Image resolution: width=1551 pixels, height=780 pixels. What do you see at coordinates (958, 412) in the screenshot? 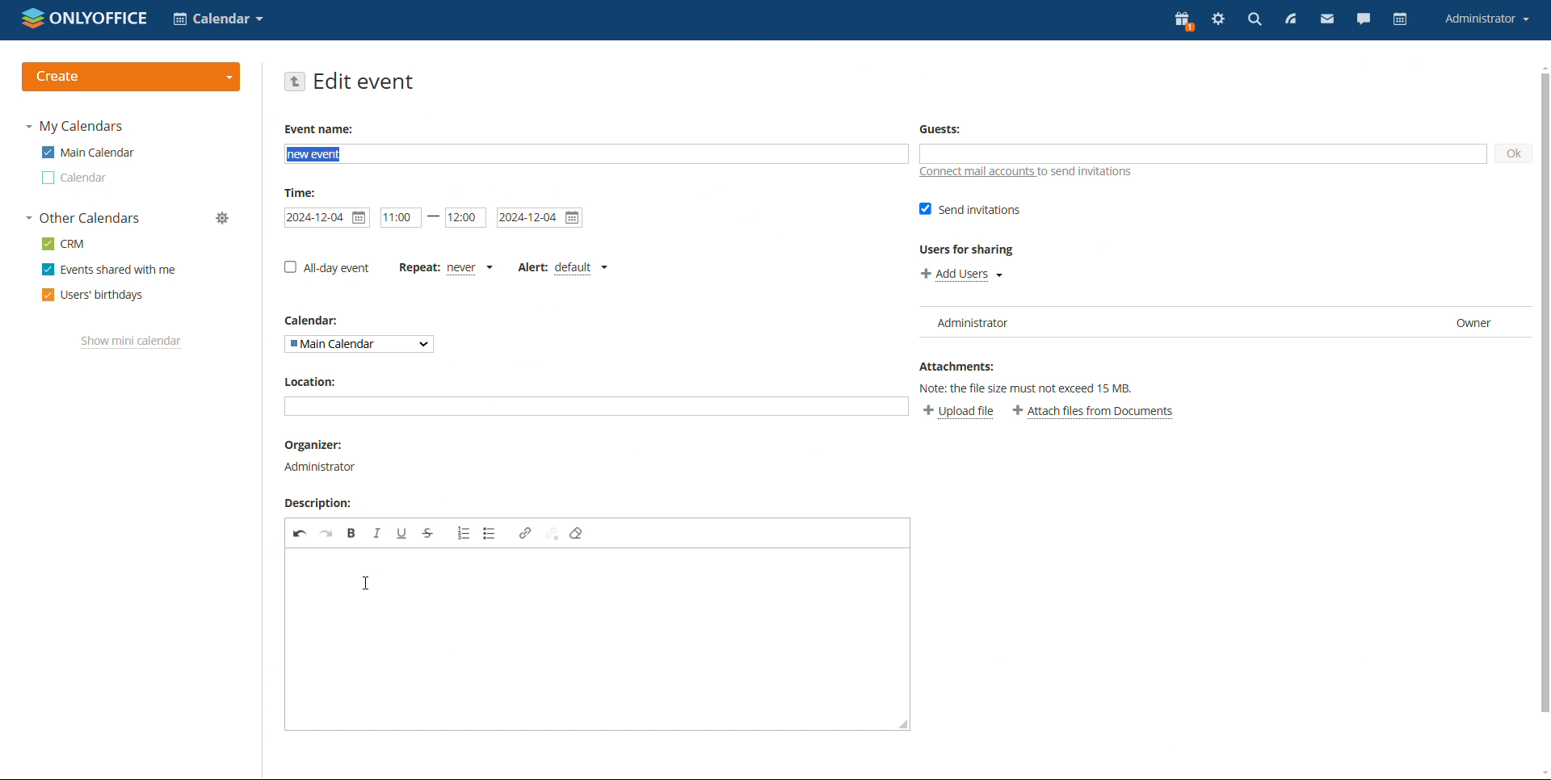
I see `upload file` at bounding box center [958, 412].